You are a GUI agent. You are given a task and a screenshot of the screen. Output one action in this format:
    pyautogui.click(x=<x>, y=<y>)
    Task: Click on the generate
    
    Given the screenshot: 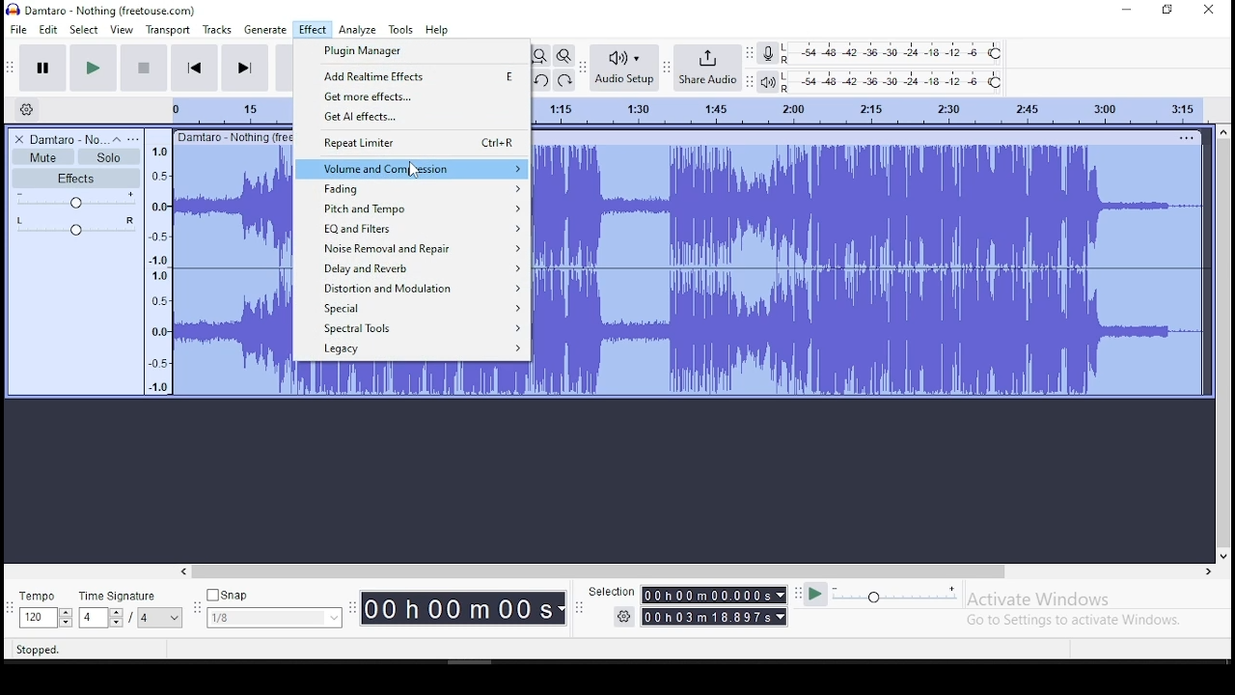 What is the action you would take?
    pyautogui.click(x=264, y=29)
    